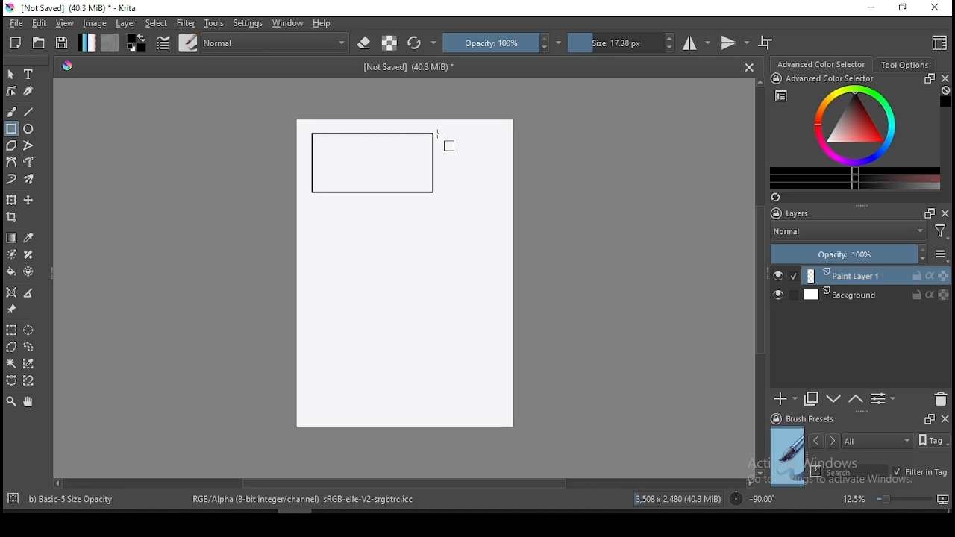  What do you see at coordinates (13, 219) in the screenshot?
I see `crop tool` at bounding box center [13, 219].